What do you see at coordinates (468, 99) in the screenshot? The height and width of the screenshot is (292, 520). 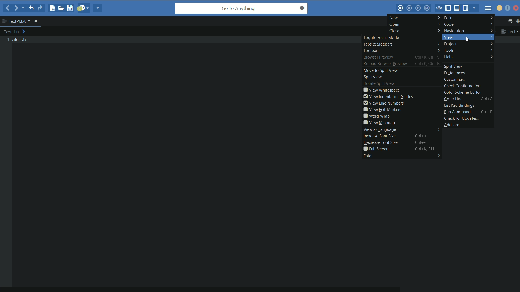 I see `go to line` at bounding box center [468, 99].